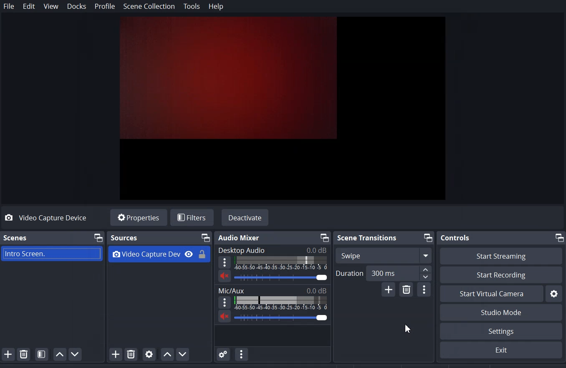 The image size is (566, 368). I want to click on Volume Indicator, so click(280, 303).